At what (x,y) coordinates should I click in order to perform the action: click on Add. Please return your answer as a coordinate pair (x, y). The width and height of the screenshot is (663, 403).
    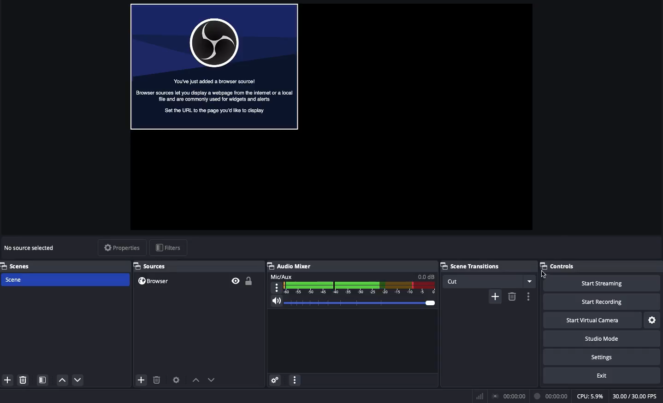
    Looking at the image, I should click on (8, 380).